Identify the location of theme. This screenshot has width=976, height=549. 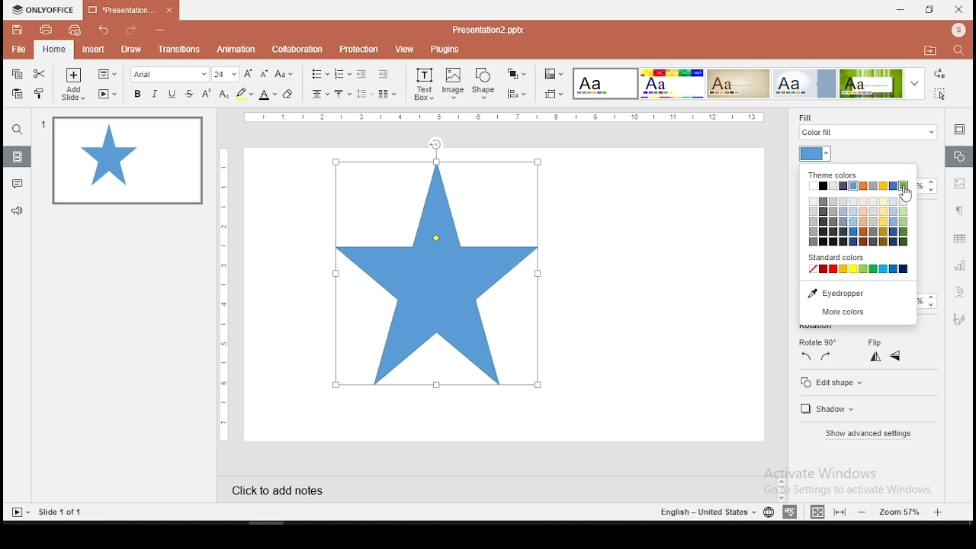
(884, 83).